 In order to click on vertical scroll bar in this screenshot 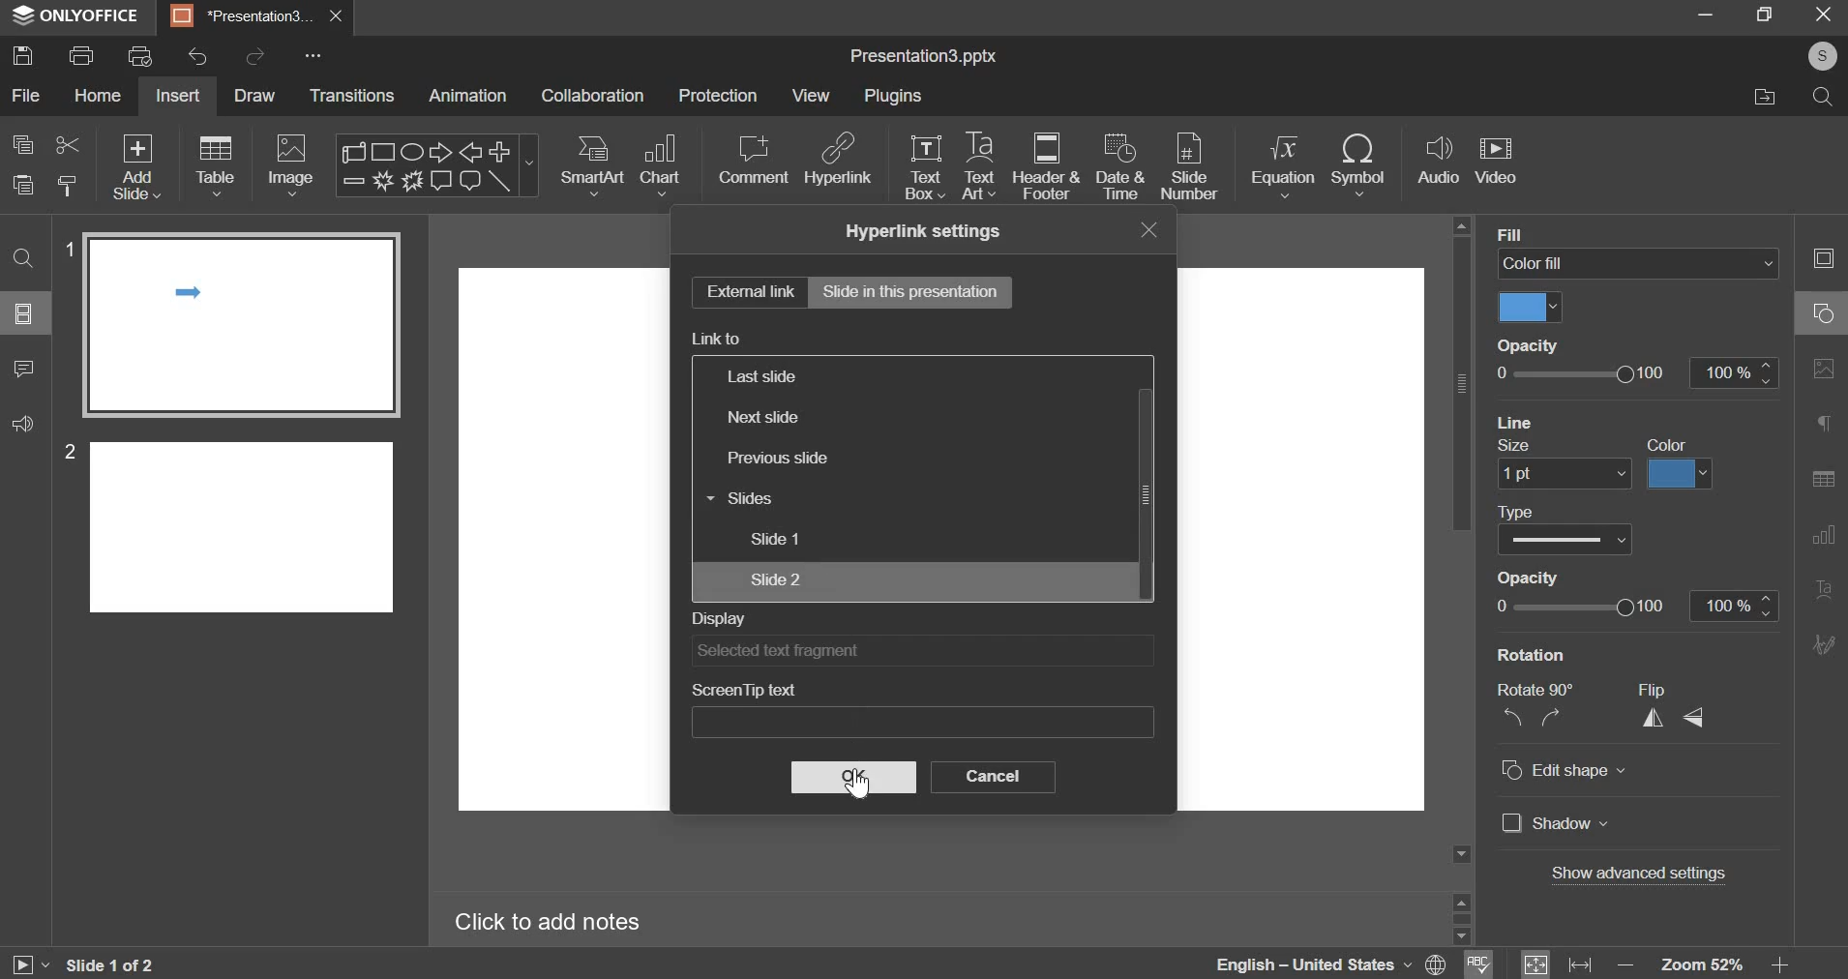, I will do `click(1150, 490)`.